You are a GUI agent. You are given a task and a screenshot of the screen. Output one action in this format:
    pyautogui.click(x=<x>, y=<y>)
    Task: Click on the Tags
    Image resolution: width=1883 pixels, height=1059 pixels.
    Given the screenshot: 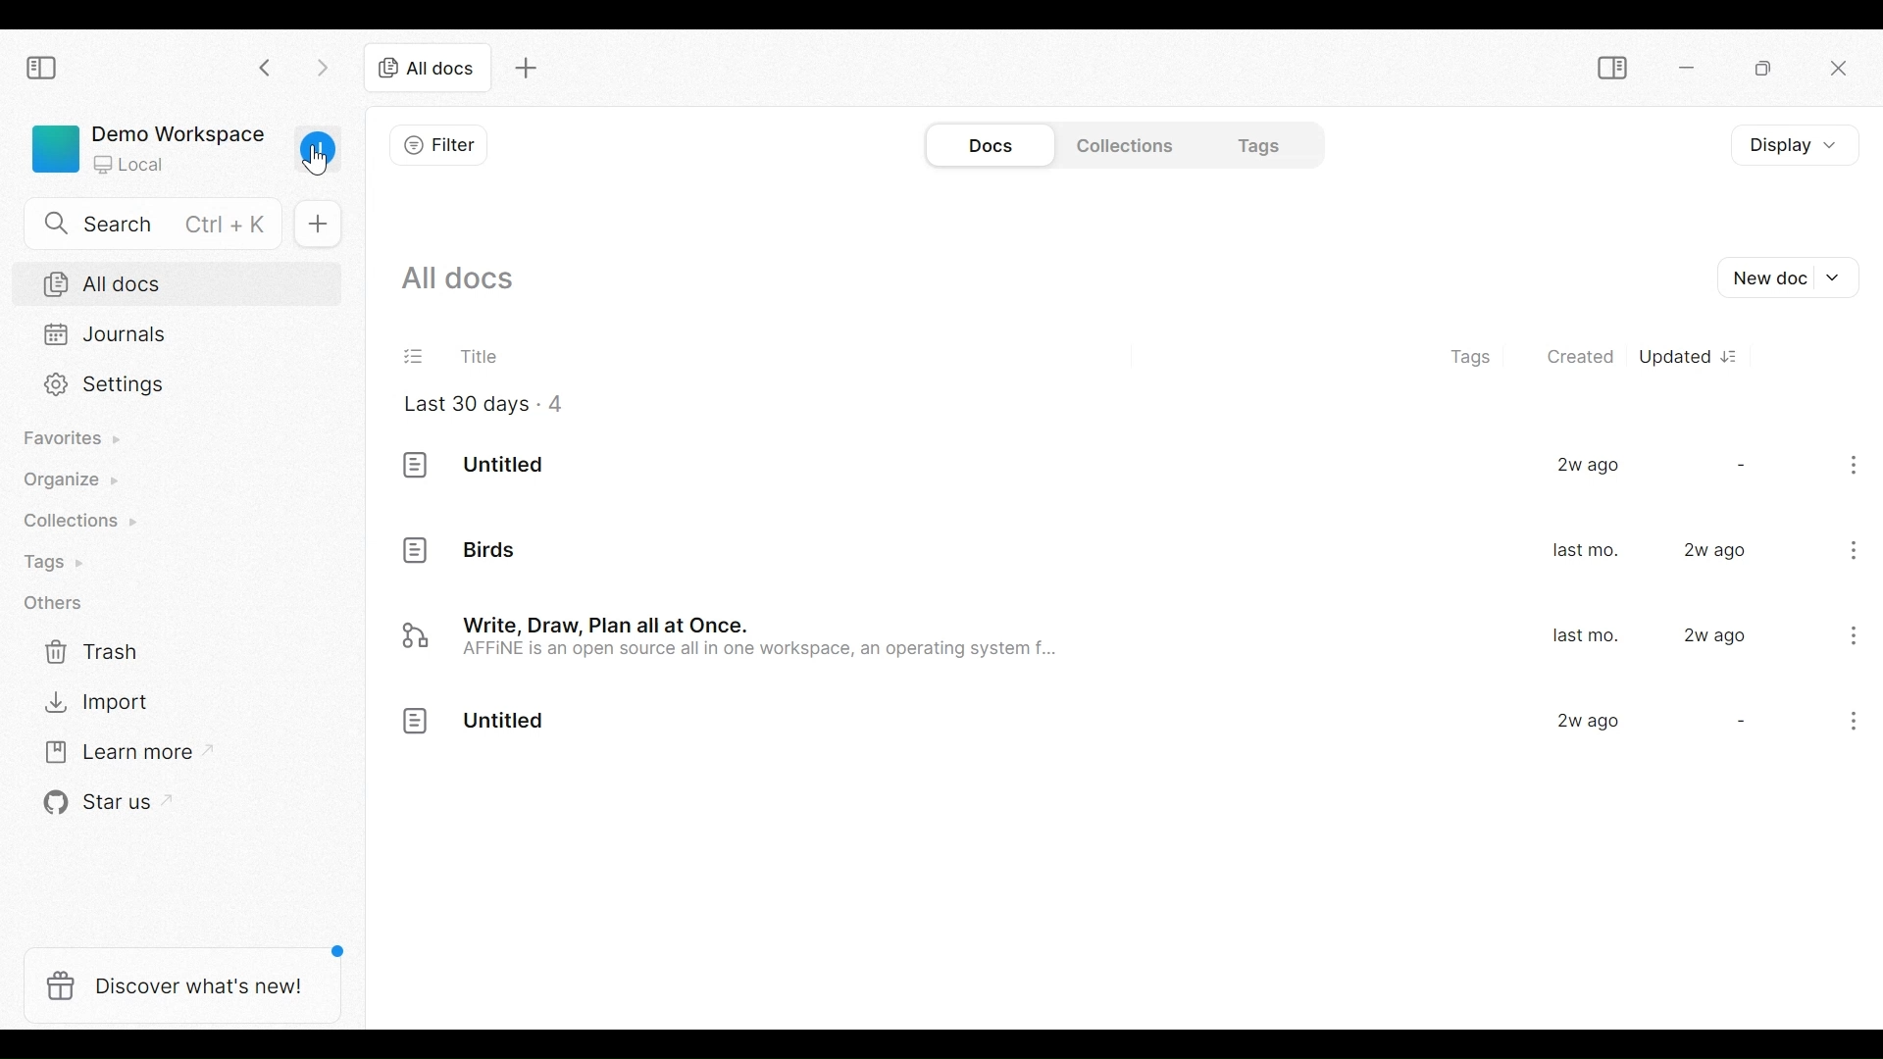 What is the action you would take?
    pyautogui.click(x=1480, y=352)
    